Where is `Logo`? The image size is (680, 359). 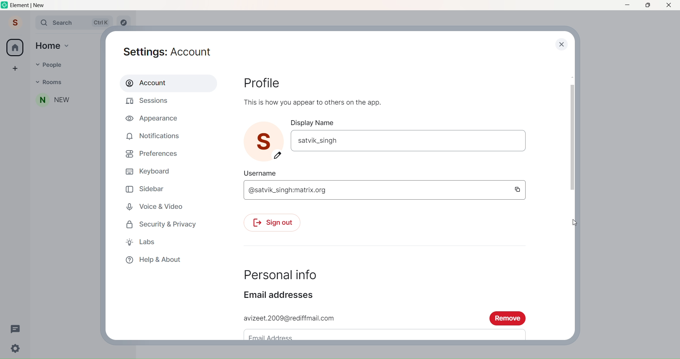
Logo is located at coordinates (4, 6).